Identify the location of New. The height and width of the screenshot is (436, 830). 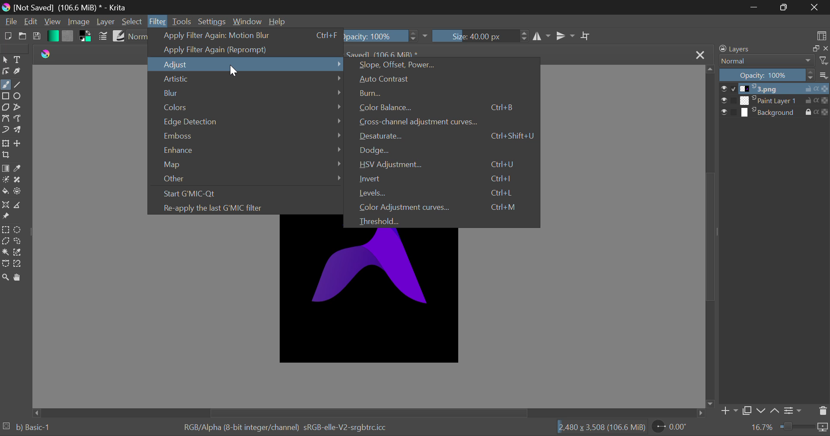
(8, 37).